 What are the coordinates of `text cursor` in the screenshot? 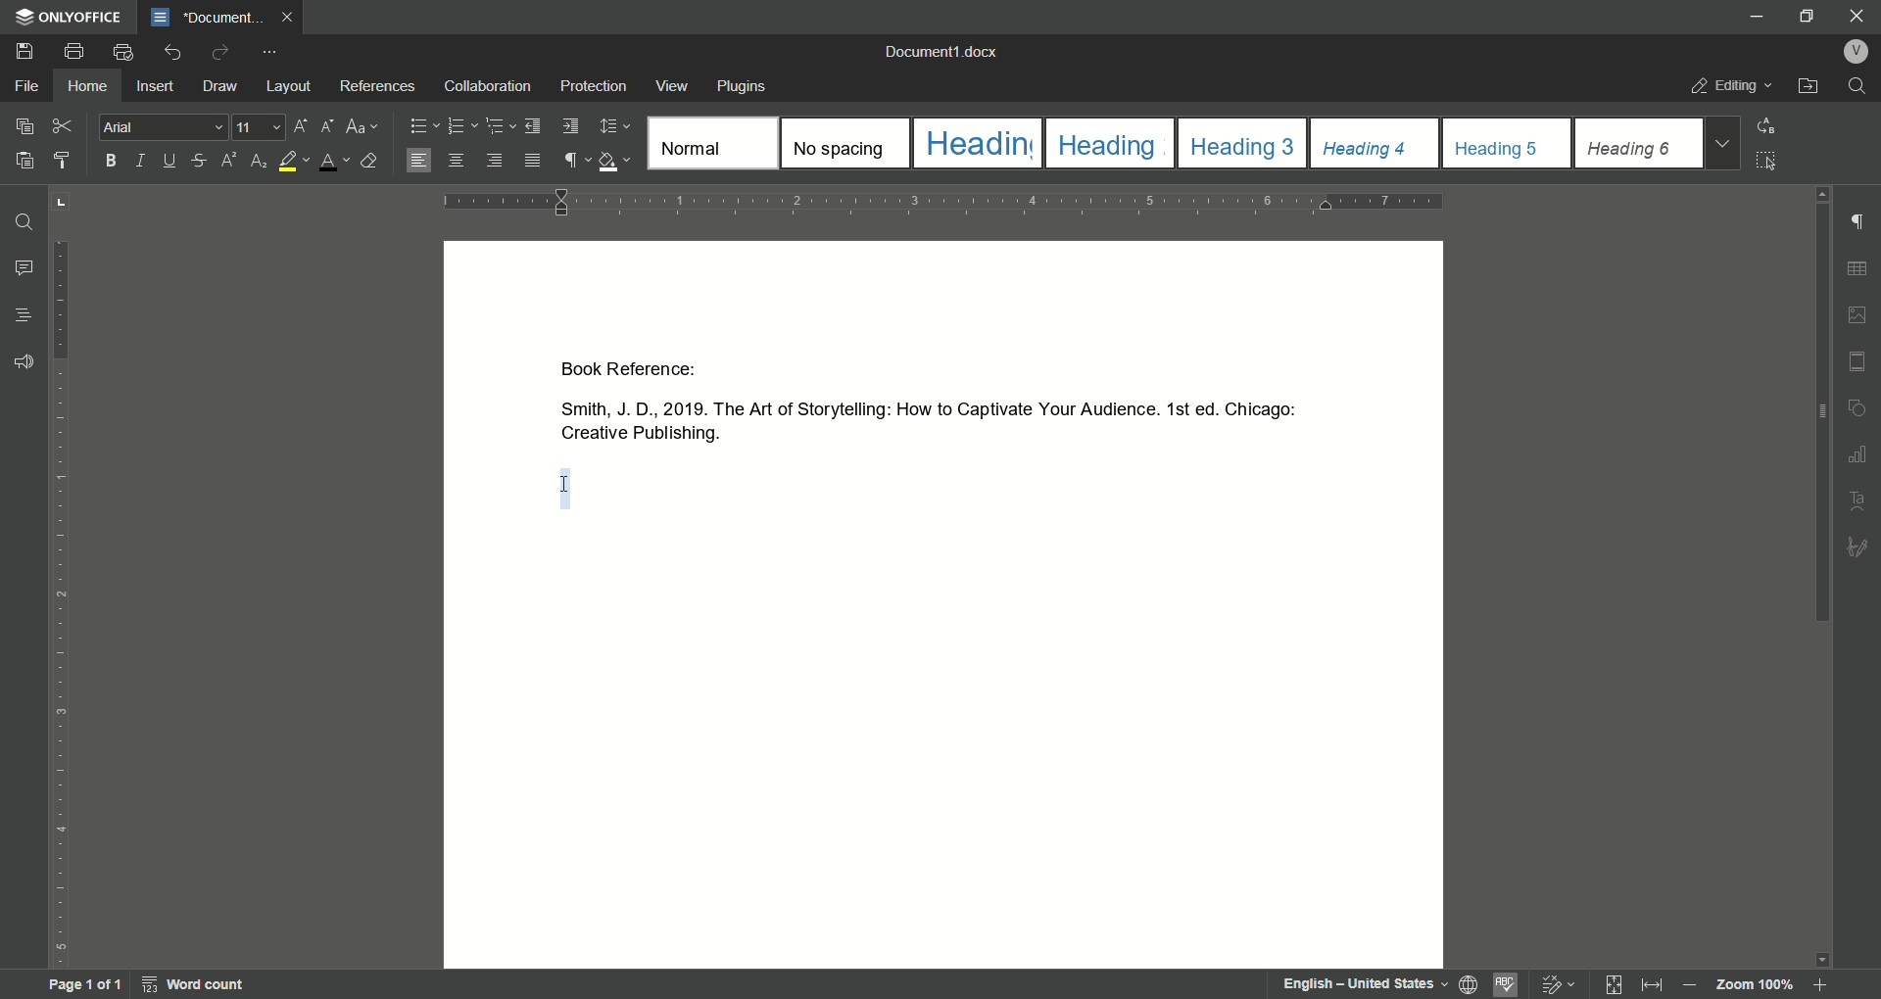 It's located at (564, 486).